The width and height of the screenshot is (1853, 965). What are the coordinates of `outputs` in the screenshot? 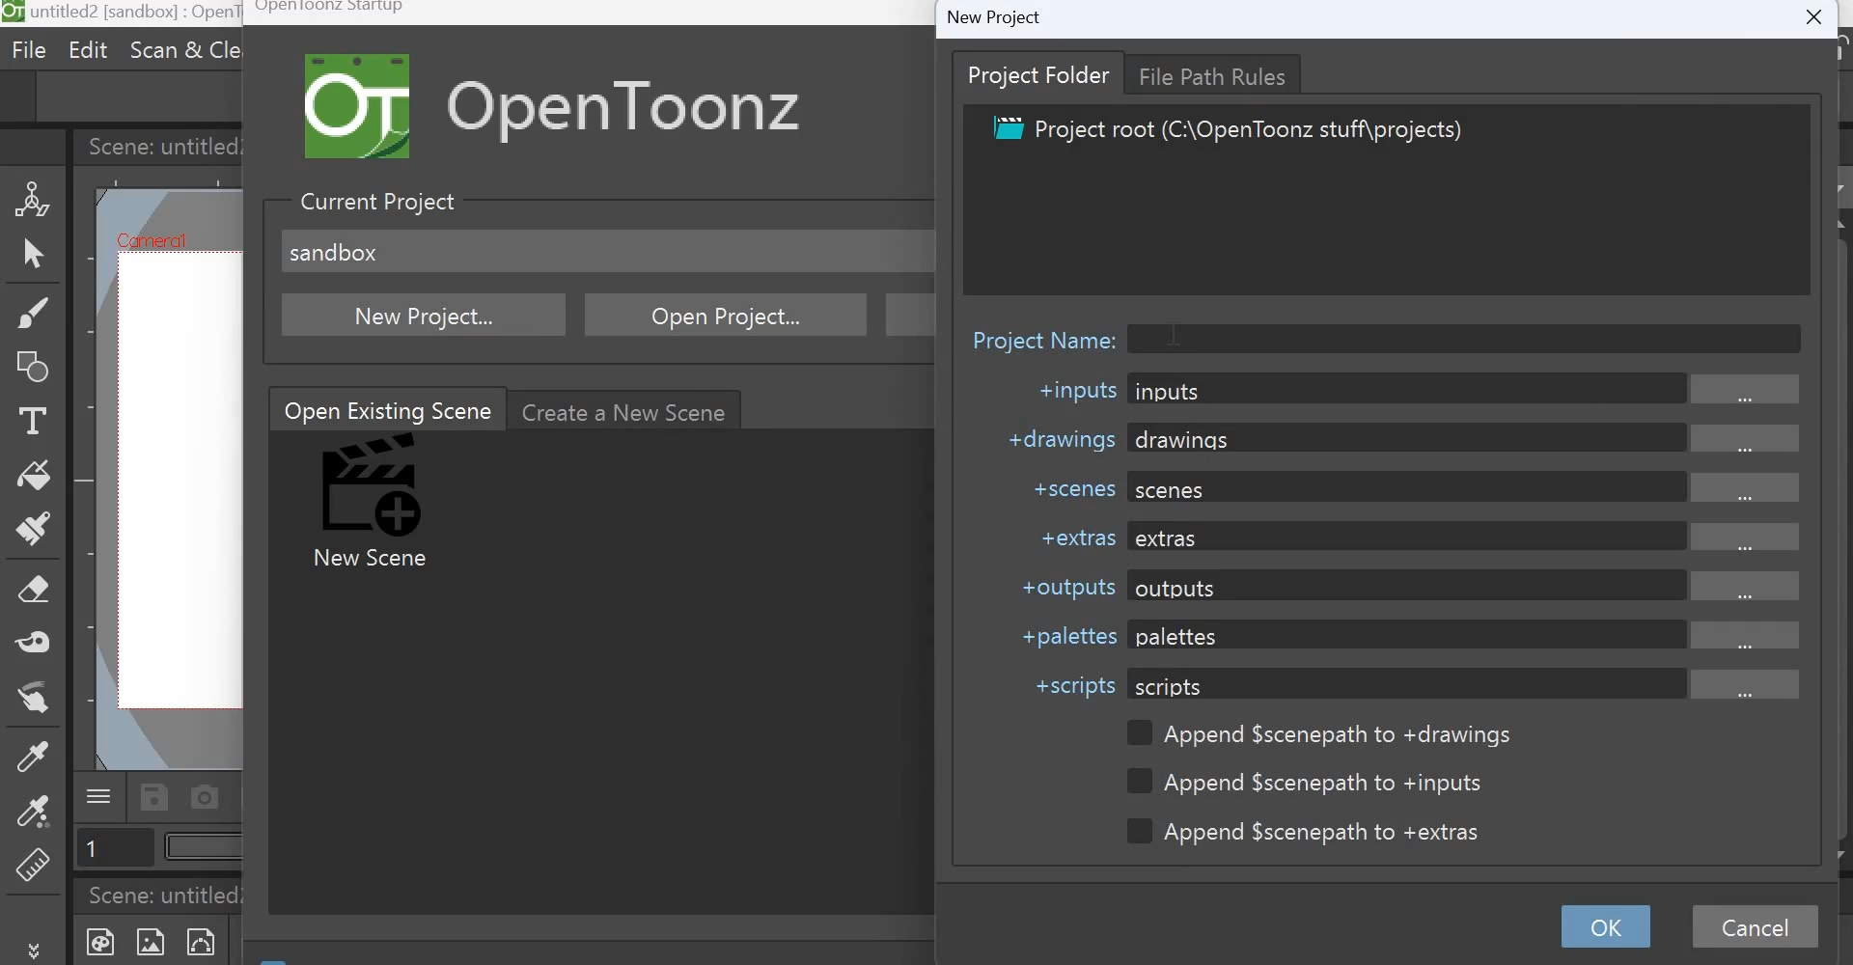 It's located at (1466, 586).